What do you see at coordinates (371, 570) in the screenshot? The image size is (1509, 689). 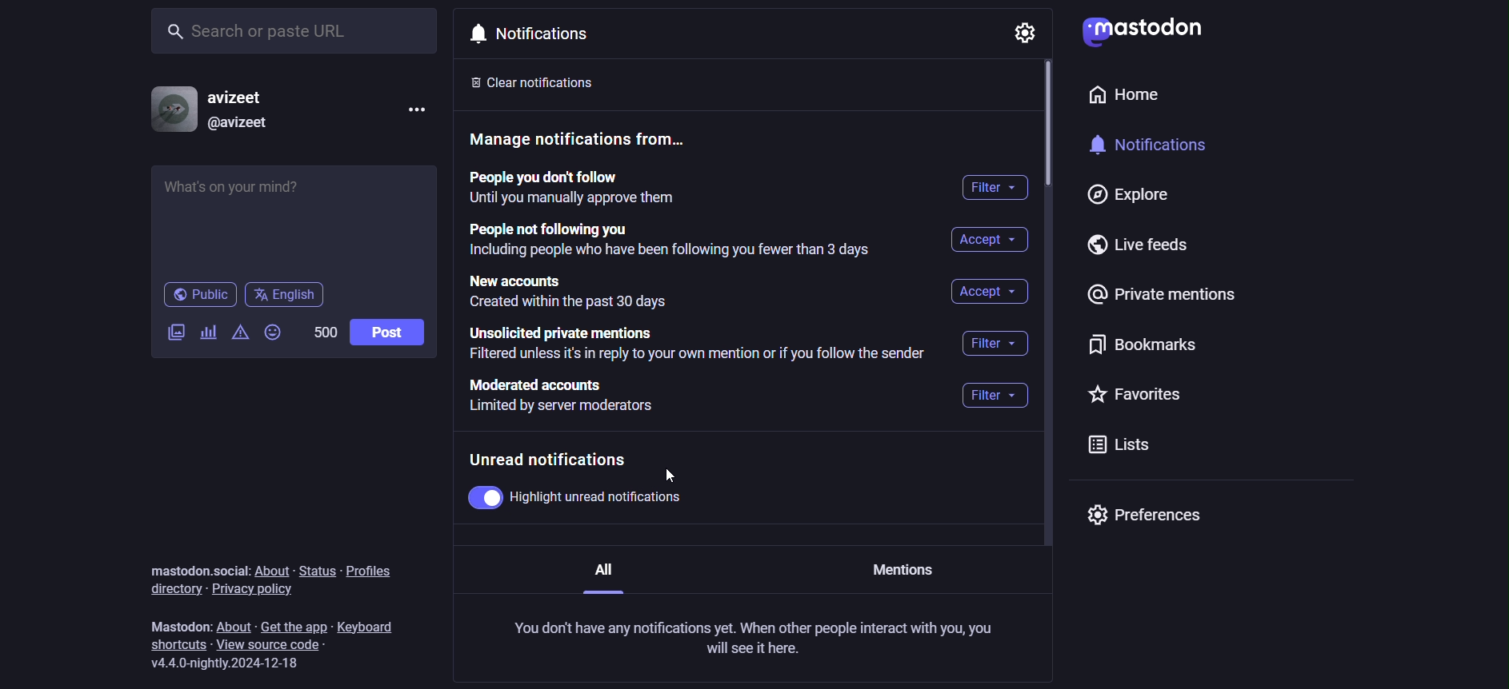 I see `profiles` at bounding box center [371, 570].